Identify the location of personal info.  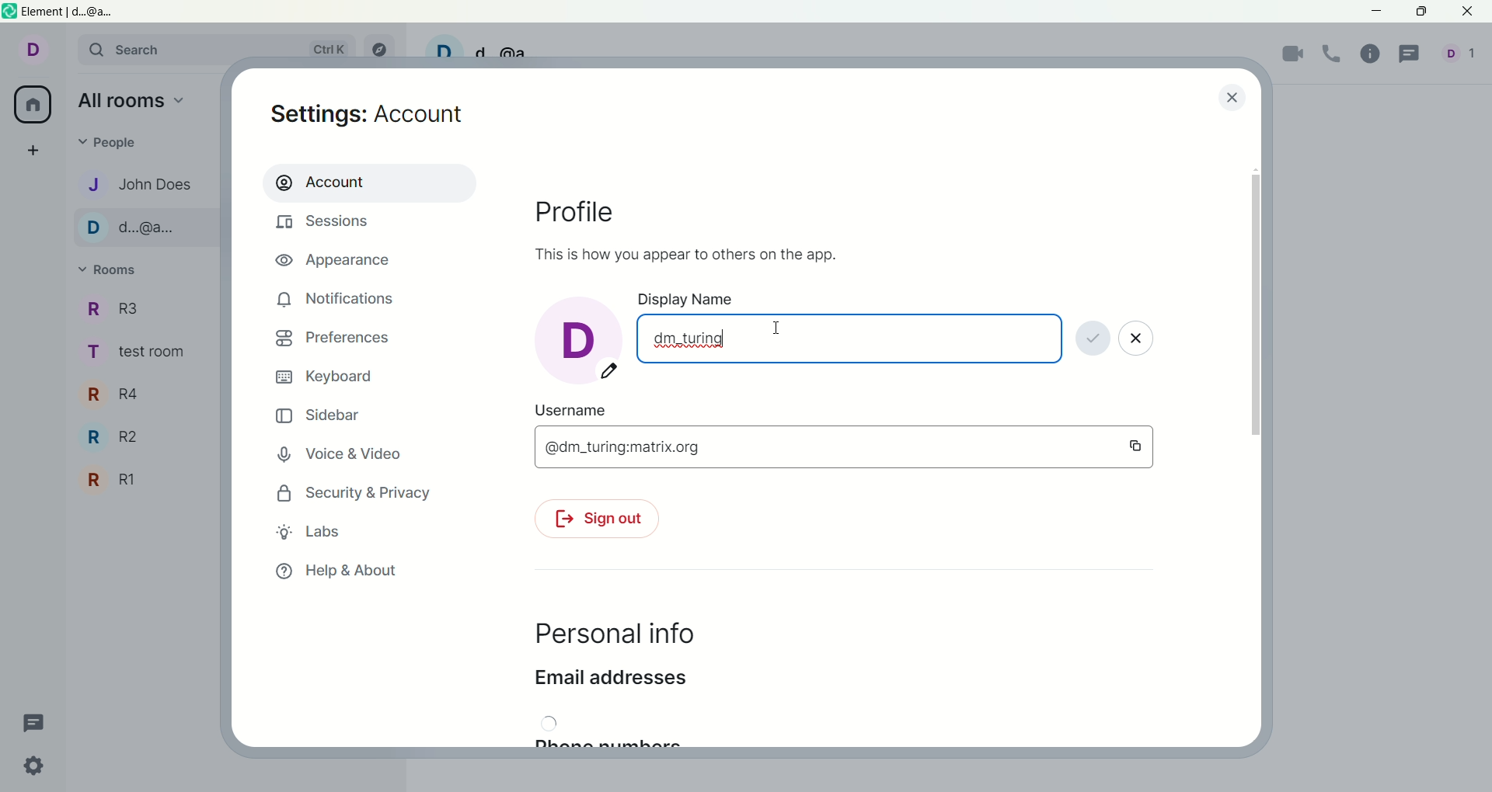
(612, 635).